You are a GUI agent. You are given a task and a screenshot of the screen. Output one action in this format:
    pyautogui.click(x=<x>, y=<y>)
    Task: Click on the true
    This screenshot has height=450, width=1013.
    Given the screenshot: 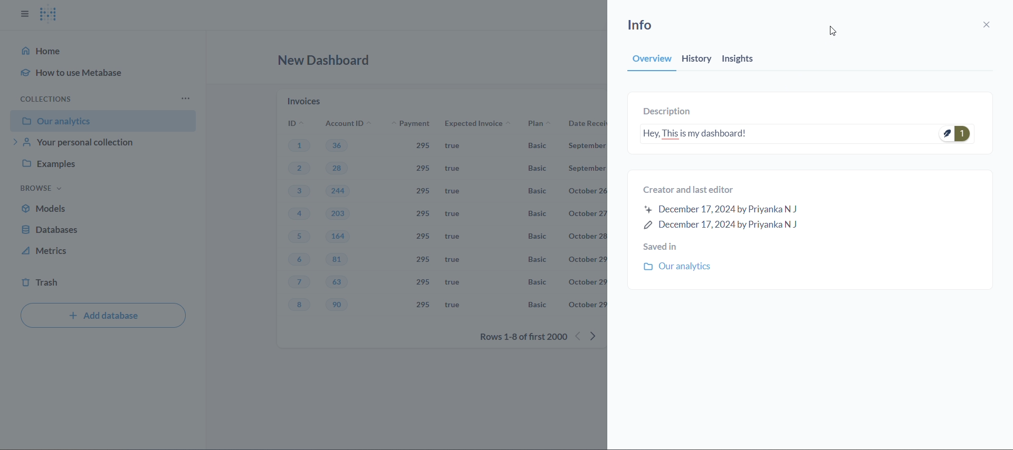 What is the action you would take?
    pyautogui.click(x=451, y=282)
    